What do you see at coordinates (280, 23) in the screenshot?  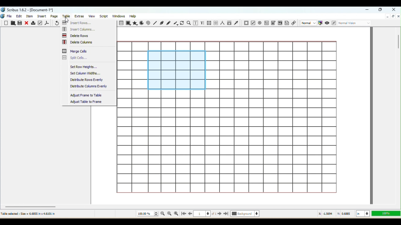 I see `PDF list box` at bounding box center [280, 23].